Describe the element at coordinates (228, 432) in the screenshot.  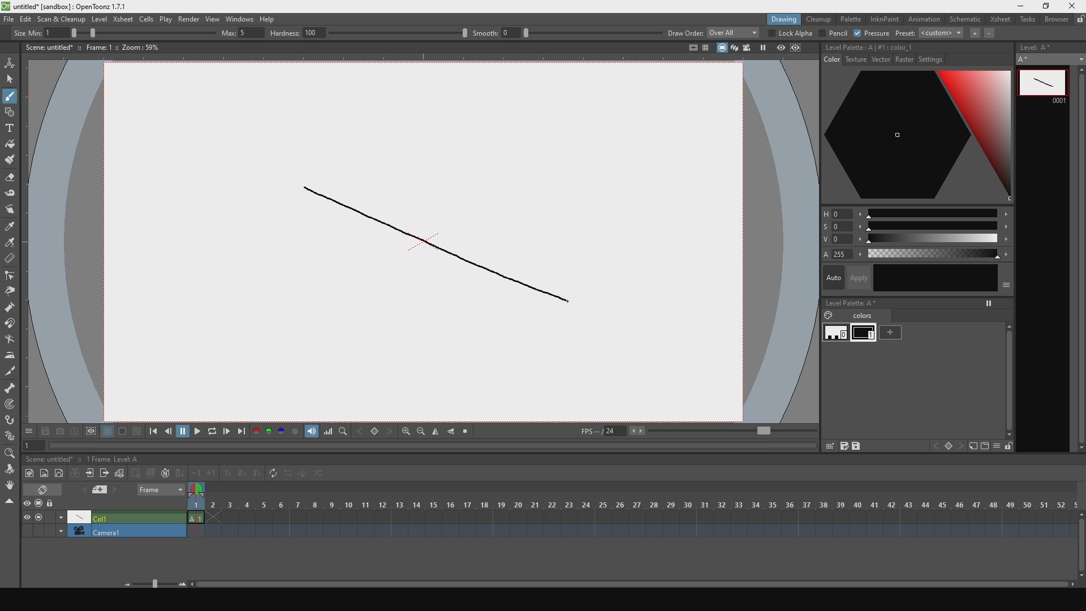
I see `go forwards` at that location.